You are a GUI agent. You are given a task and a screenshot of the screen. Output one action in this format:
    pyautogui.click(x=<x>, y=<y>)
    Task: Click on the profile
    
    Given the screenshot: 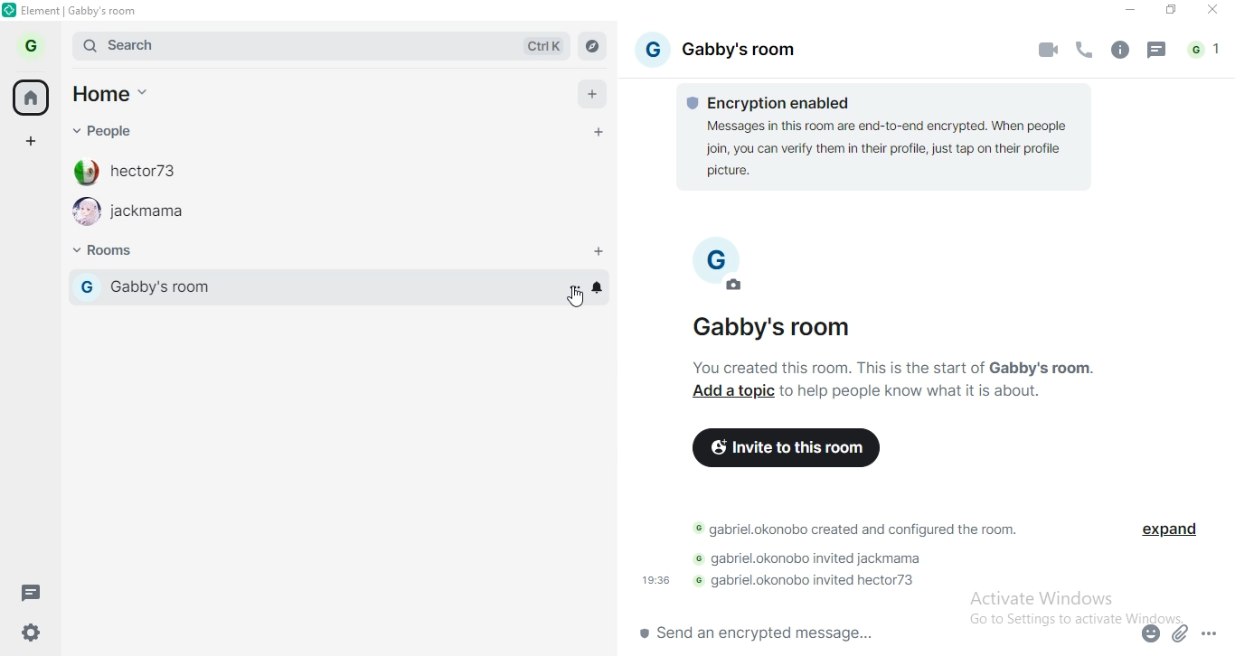 What is the action you would take?
    pyautogui.click(x=32, y=43)
    